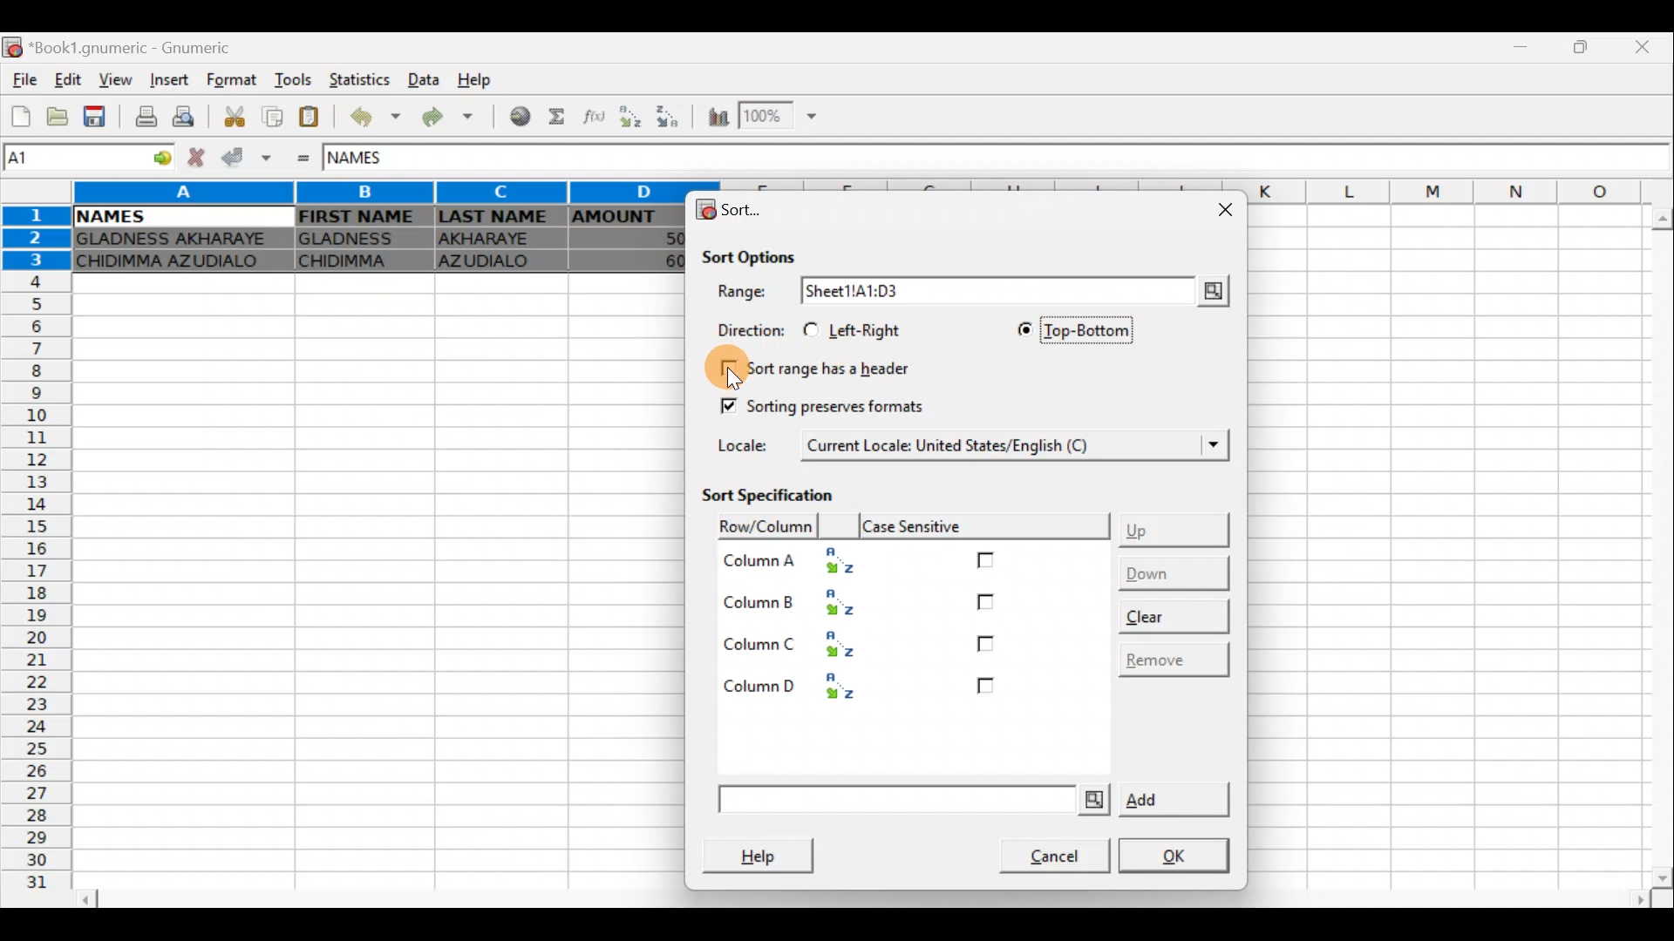  Describe the element at coordinates (805, 685) in the screenshot. I see `Column D` at that location.